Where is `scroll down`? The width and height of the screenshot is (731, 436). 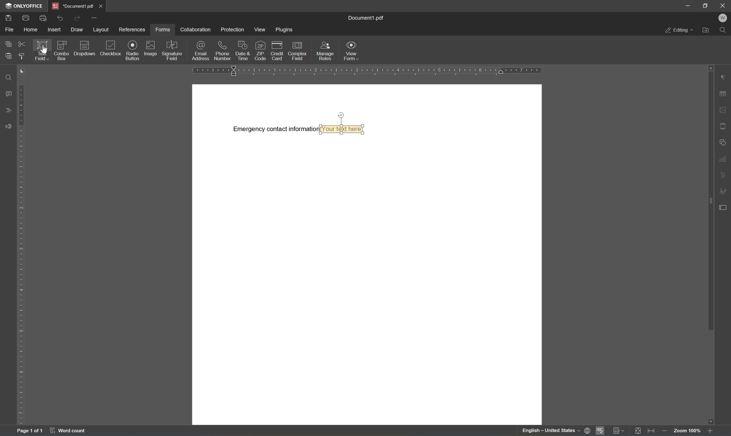 scroll down is located at coordinates (712, 420).